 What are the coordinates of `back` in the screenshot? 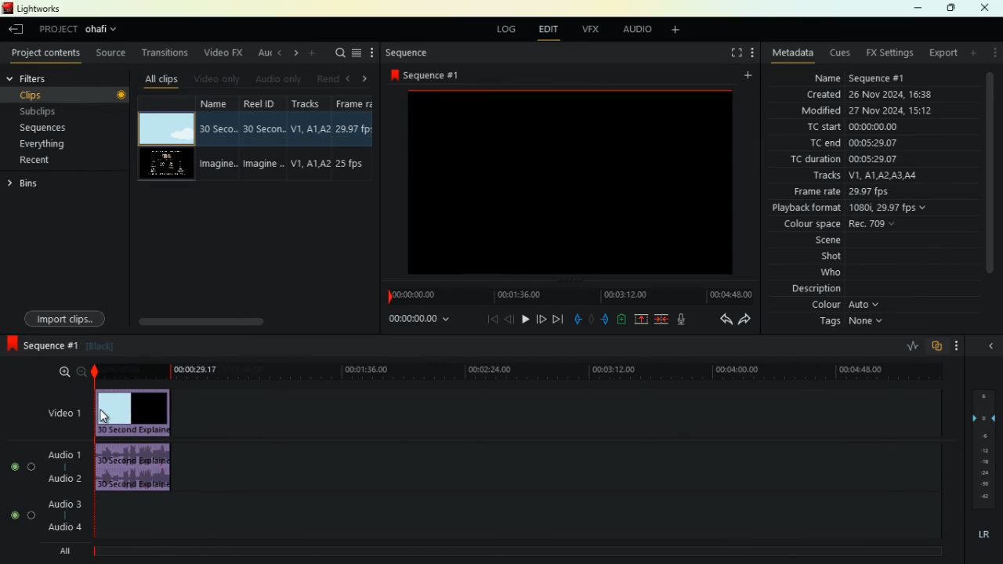 It's located at (726, 320).